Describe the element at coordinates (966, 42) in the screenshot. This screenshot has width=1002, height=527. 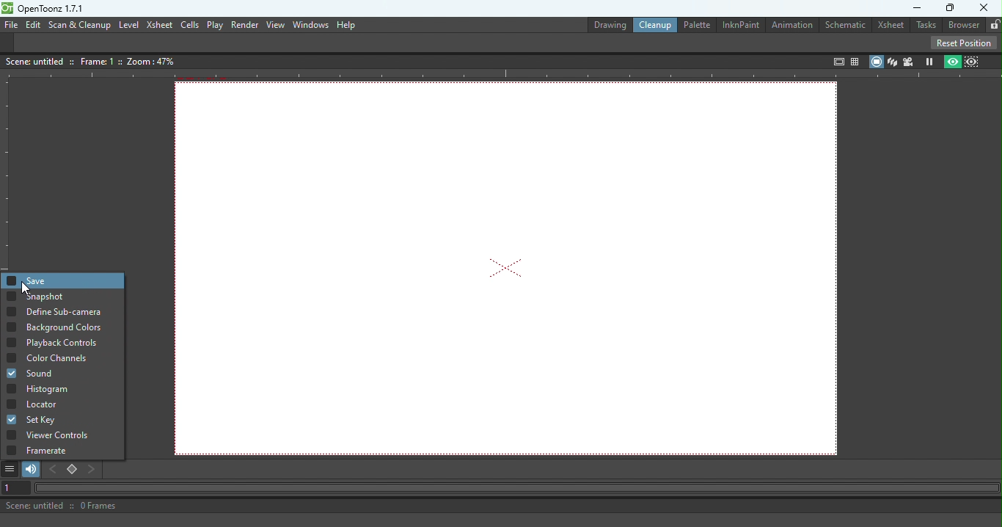
I see `Reset position` at that location.